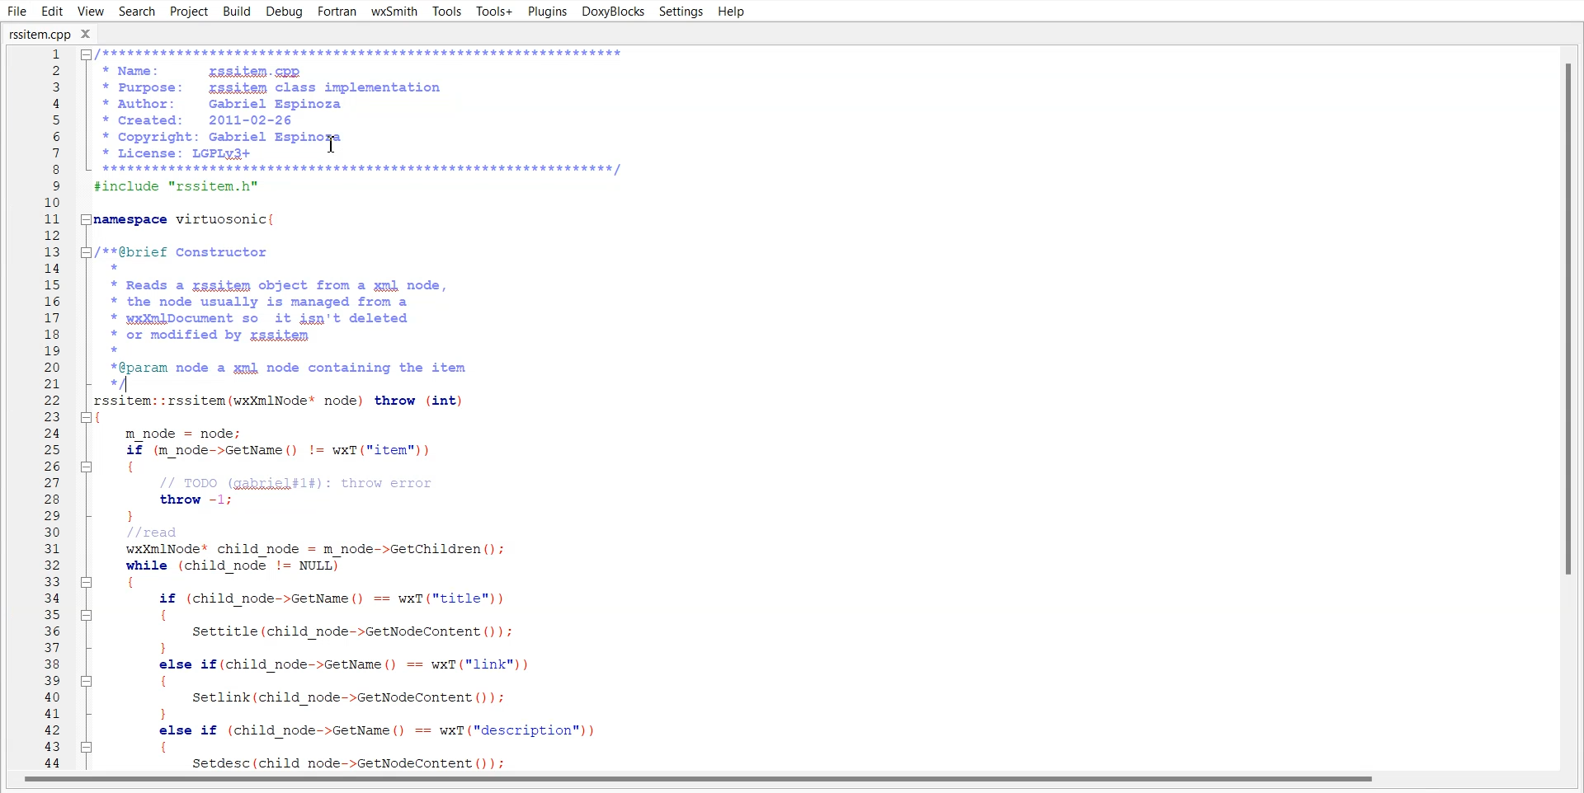 This screenshot has height=793, width=1584. Describe the element at coordinates (88, 583) in the screenshot. I see `Collapse` at that location.